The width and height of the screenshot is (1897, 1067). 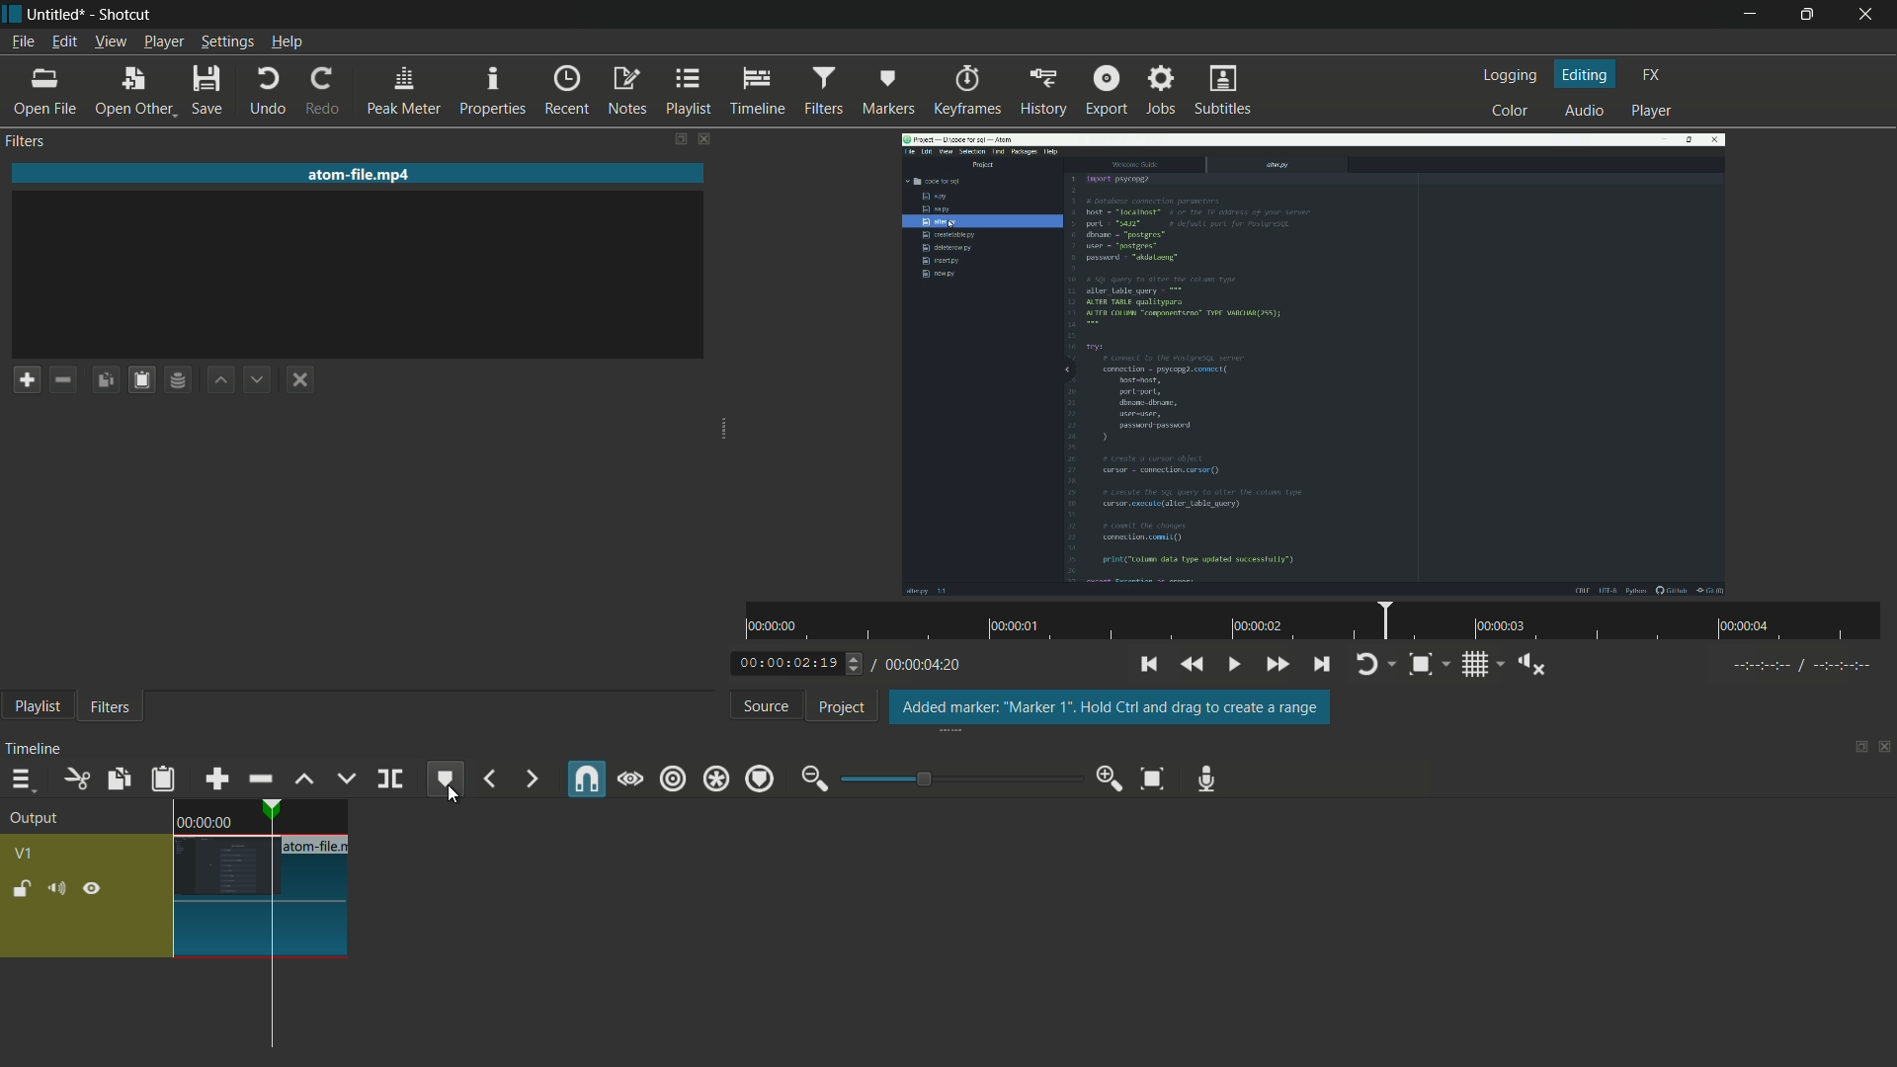 I want to click on open other, so click(x=129, y=92).